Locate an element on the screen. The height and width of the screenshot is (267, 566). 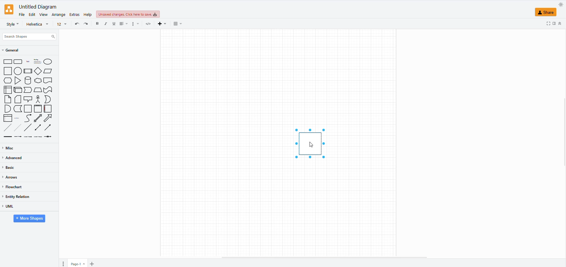
directional container is located at coordinates (49, 129).